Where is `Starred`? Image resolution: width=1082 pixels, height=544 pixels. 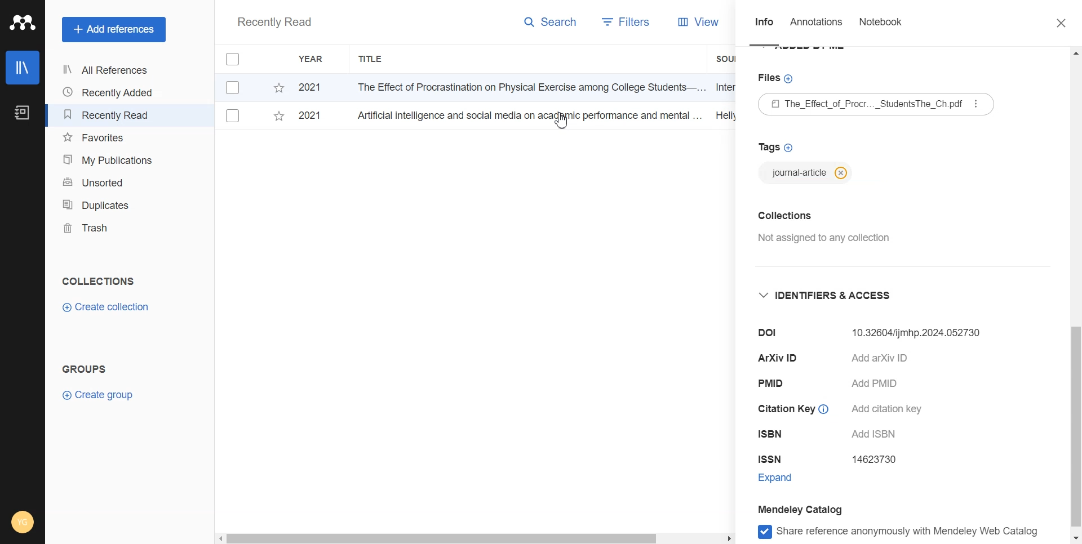
Starred is located at coordinates (278, 88).